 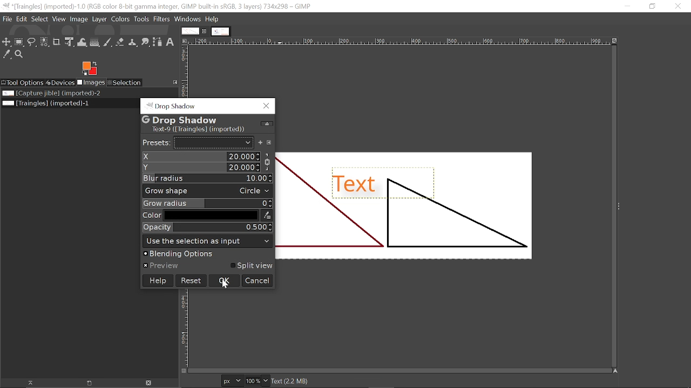 I want to click on Delete Image, so click(x=148, y=383).